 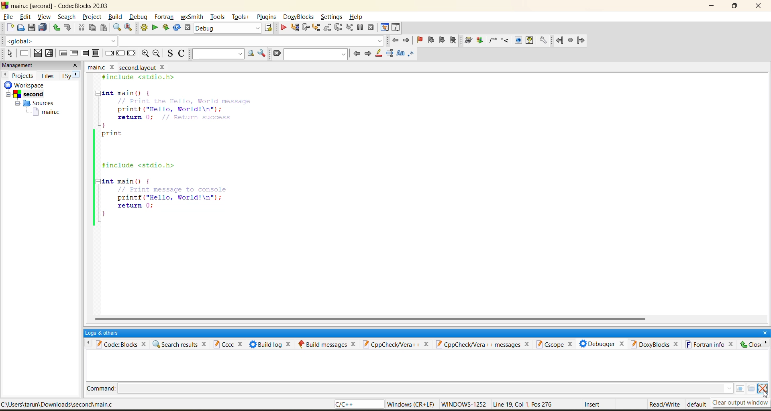 I want to click on next, so click(x=369, y=55).